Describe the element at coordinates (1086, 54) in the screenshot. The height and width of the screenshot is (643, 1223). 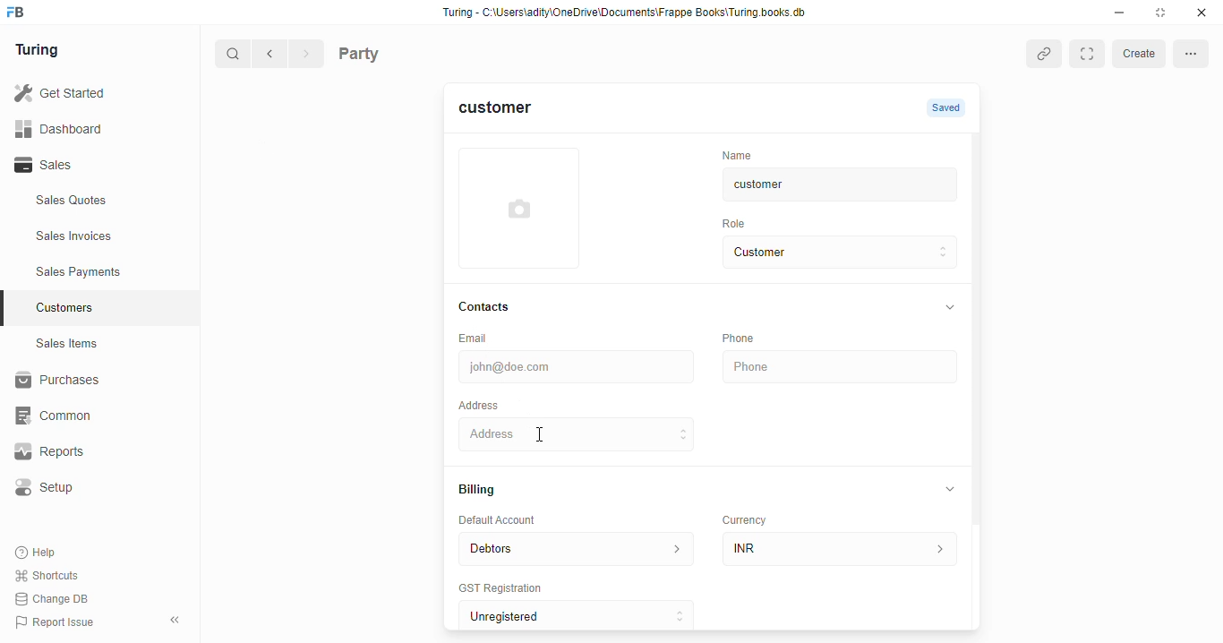
I see `Expand` at that location.